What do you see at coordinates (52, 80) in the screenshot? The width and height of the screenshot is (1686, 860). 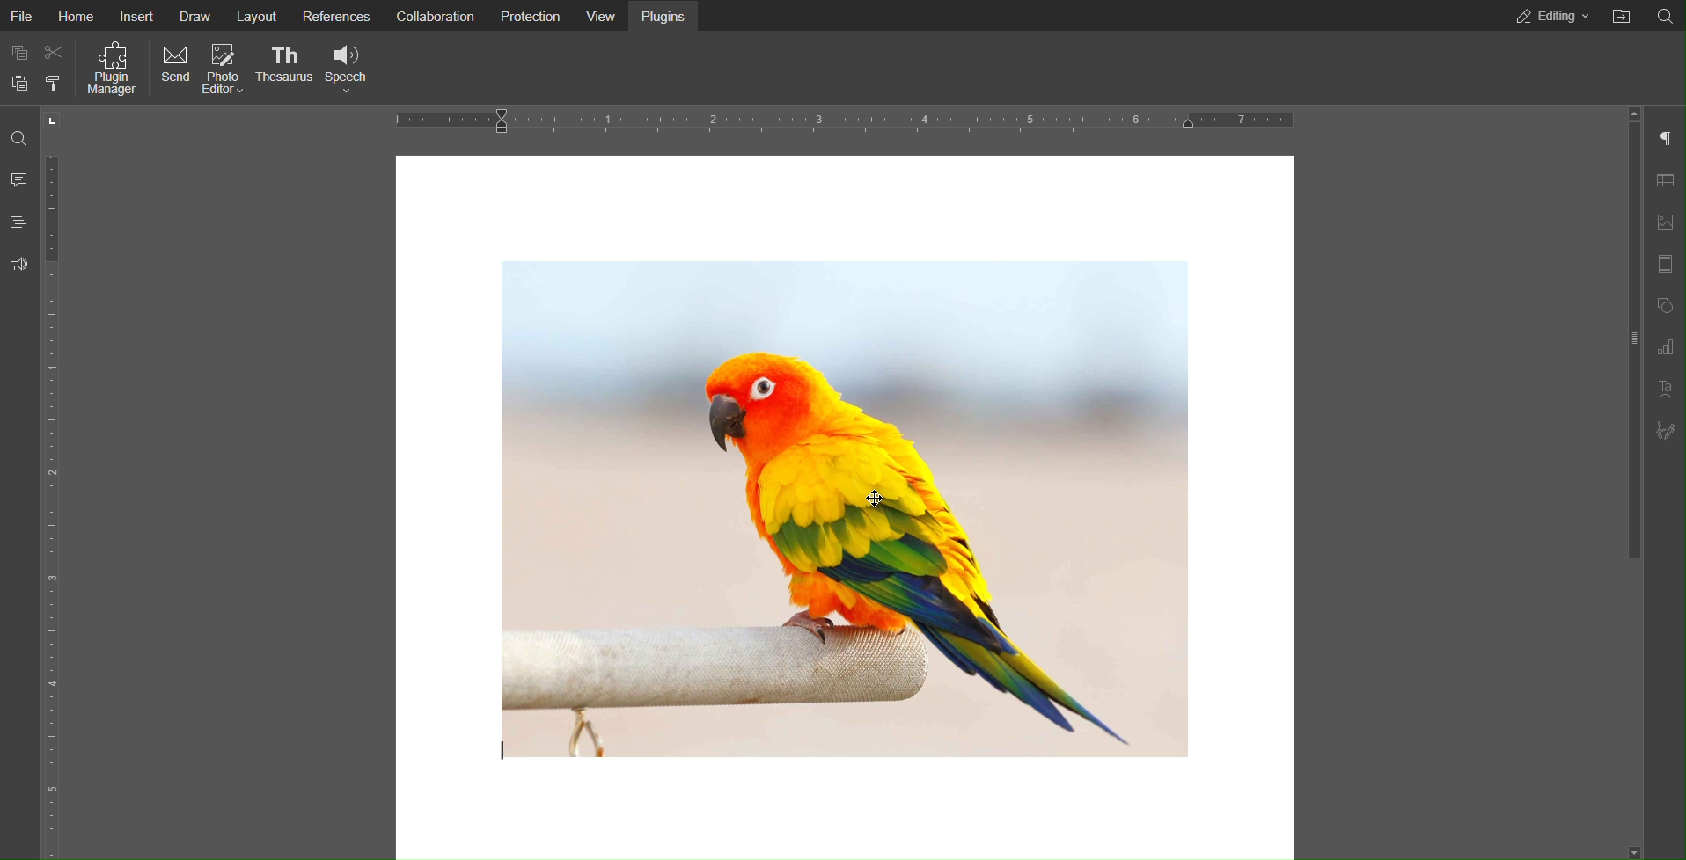 I see `Copy style` at bounding box center [52, 80].